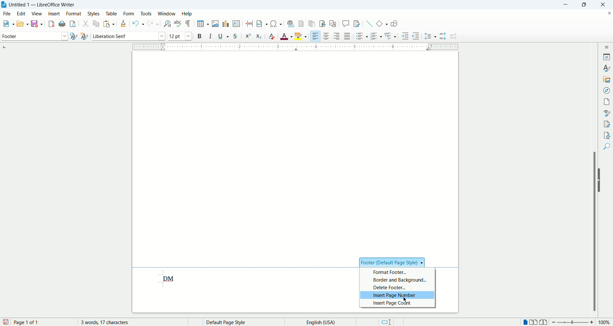 This screenshot has width=613, height=326. I want to click on edit, so click(22, 13).